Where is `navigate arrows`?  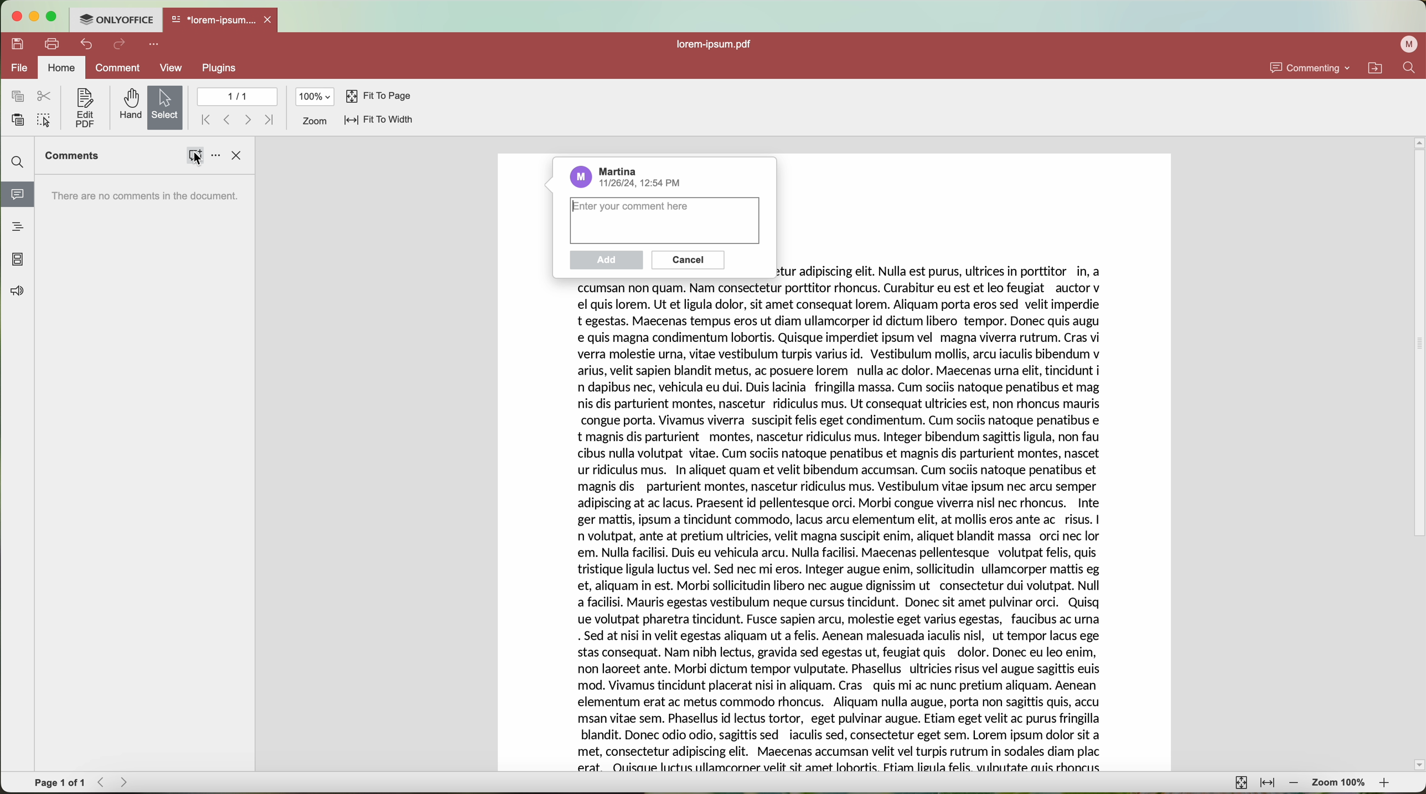
navigate arrows is located at coordinates (114, 783).